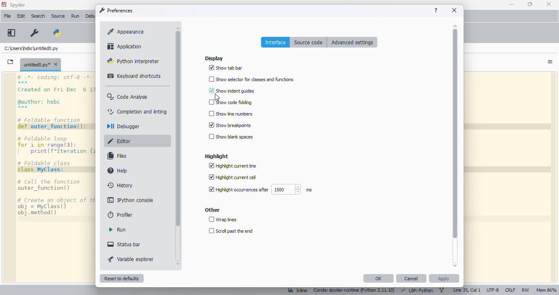  What do you see at coordinates (76, 17) in the screenshot?
I see `run` at bounding box center [76, 17].